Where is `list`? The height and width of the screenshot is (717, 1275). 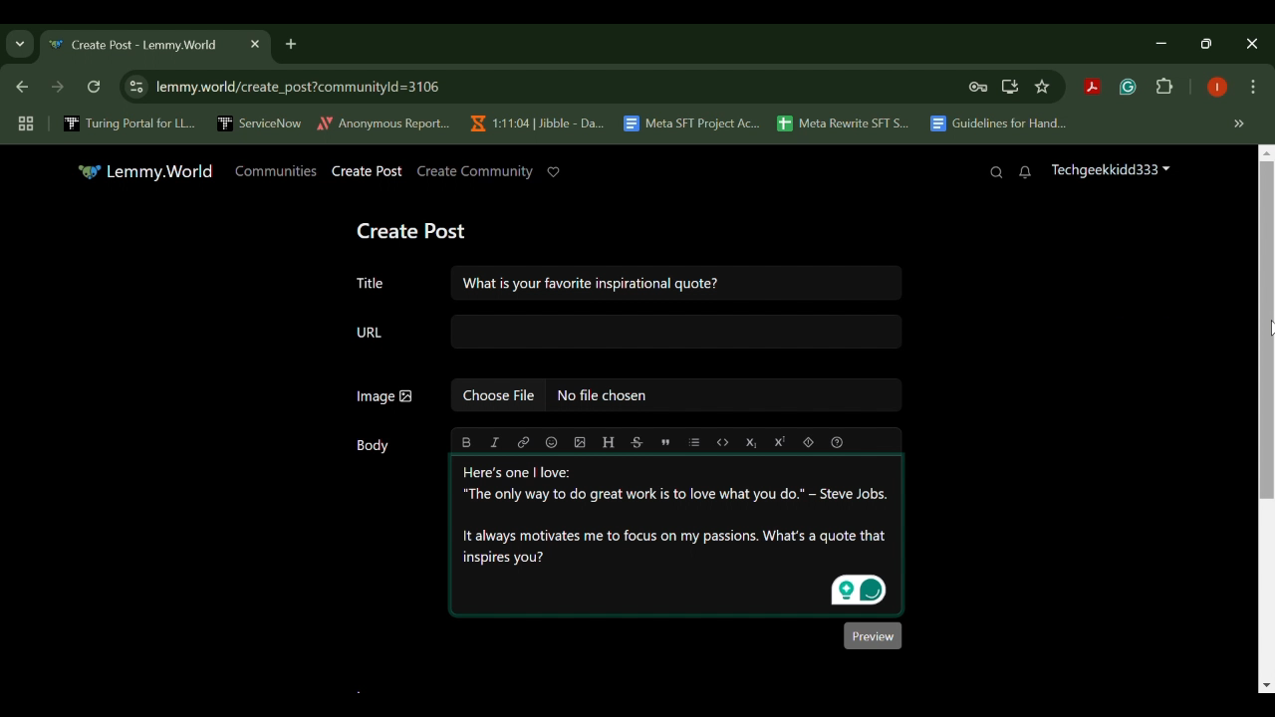 list is located at coordinates (695, 441).